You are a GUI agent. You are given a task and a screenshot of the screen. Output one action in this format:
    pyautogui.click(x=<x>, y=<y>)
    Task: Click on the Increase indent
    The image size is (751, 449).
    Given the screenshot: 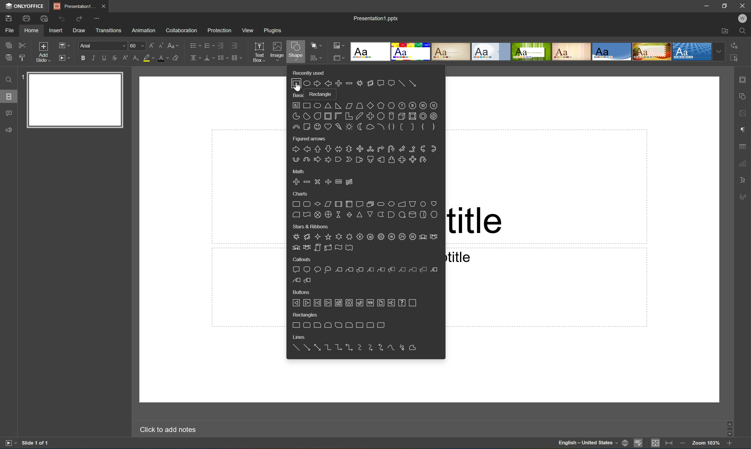 What is the action you would take?
    pyautogui.click(x=235, y=44)
    